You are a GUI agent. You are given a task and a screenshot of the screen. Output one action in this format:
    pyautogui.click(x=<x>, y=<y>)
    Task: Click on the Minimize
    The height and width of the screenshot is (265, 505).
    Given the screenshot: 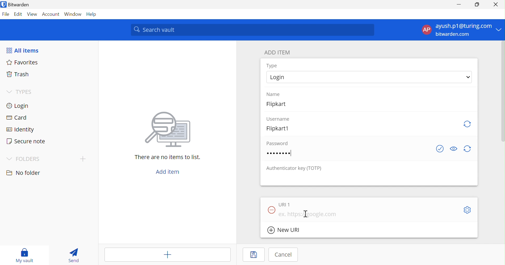 What is the action you would take?
    pyautogui.click(x=458, y=4)
    